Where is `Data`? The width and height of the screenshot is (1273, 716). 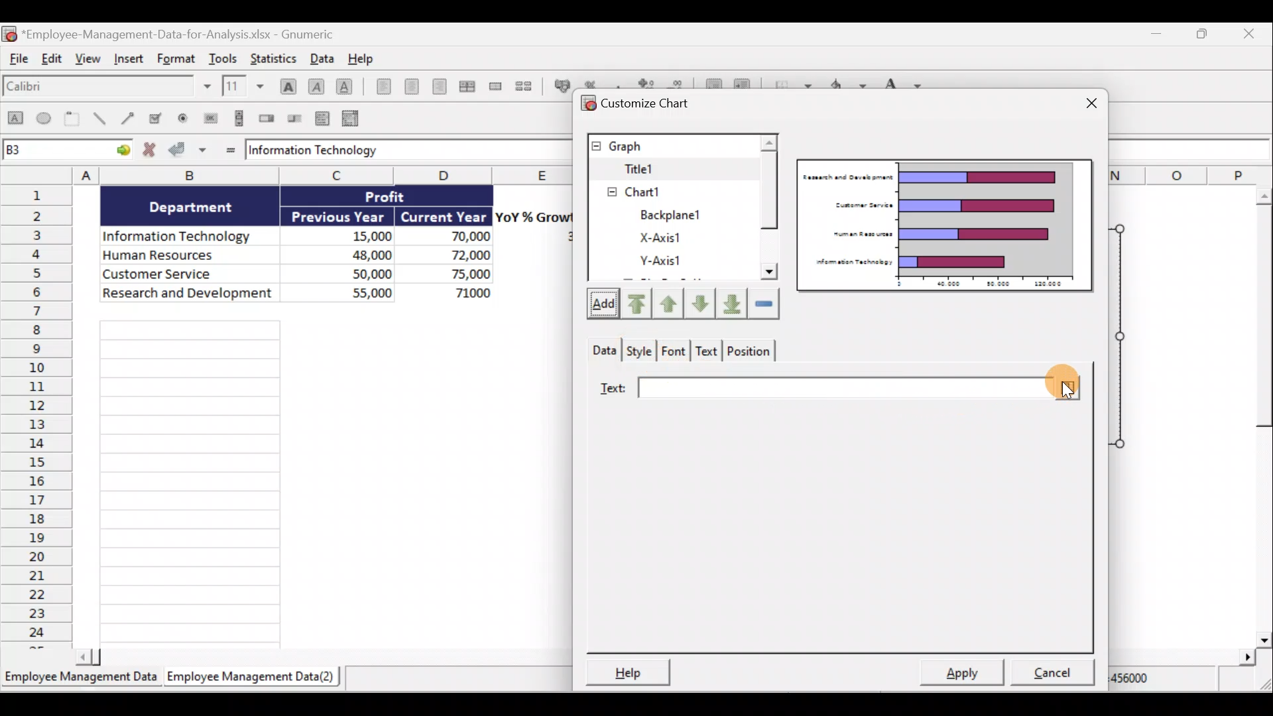
Data is located at coordinates (321, 58).